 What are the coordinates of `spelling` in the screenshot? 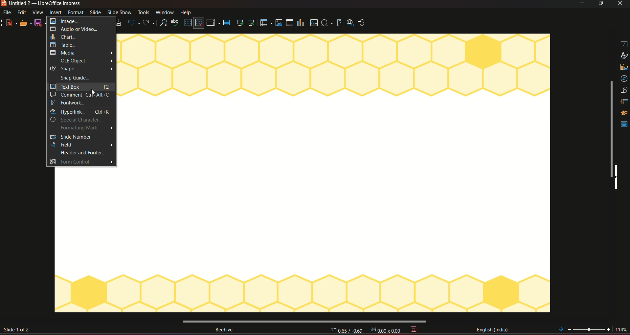 It's located at (175, 23).